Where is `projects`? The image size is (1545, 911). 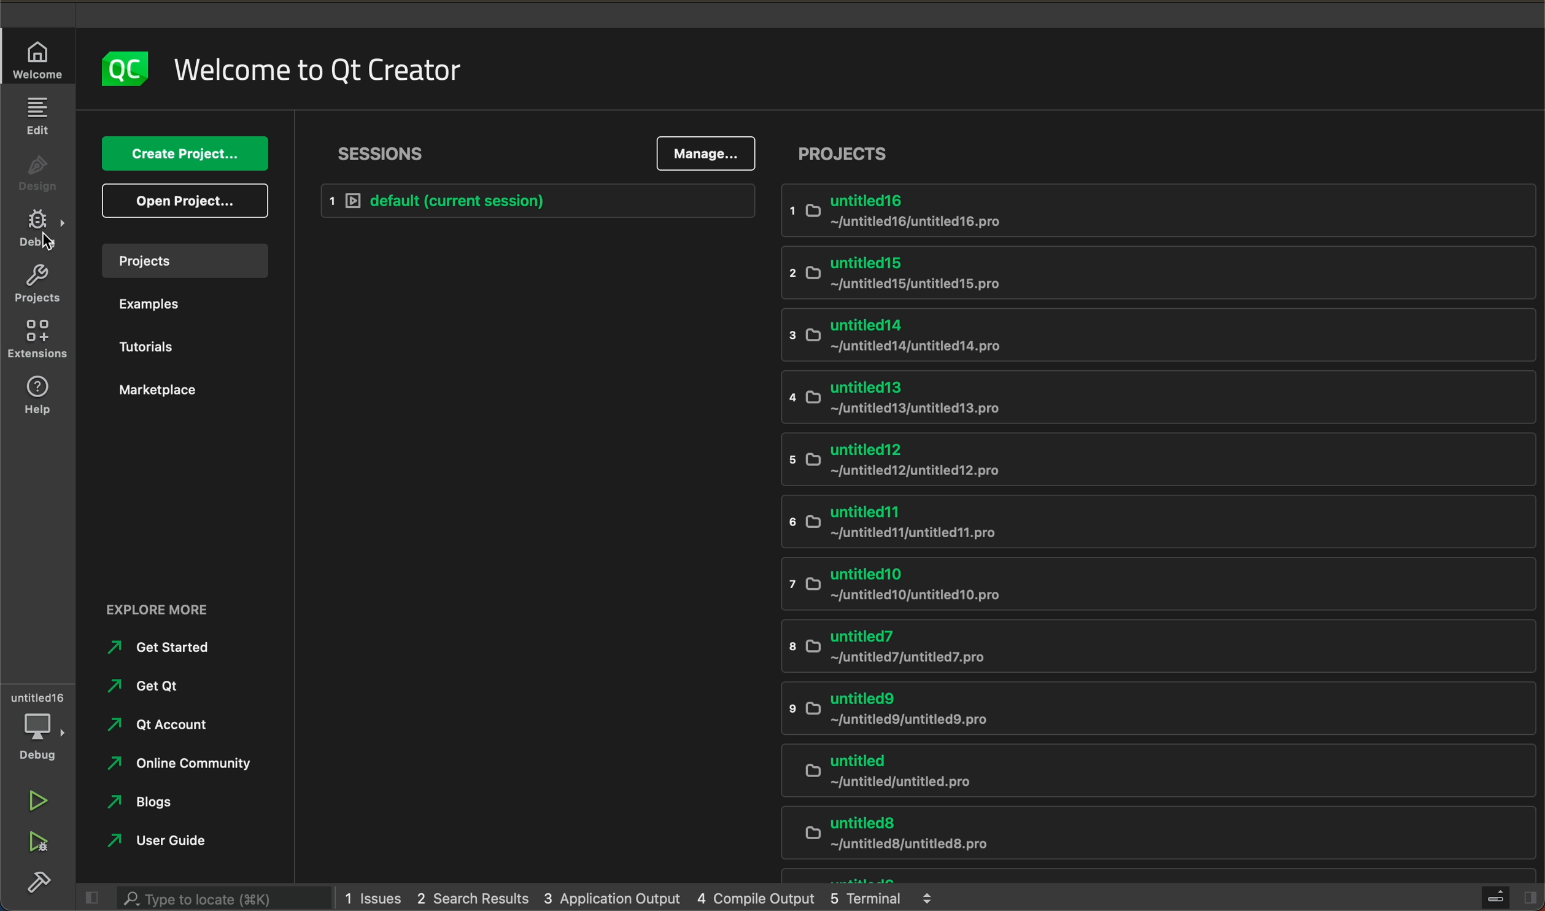 projects is located at coordinates (35, 284).